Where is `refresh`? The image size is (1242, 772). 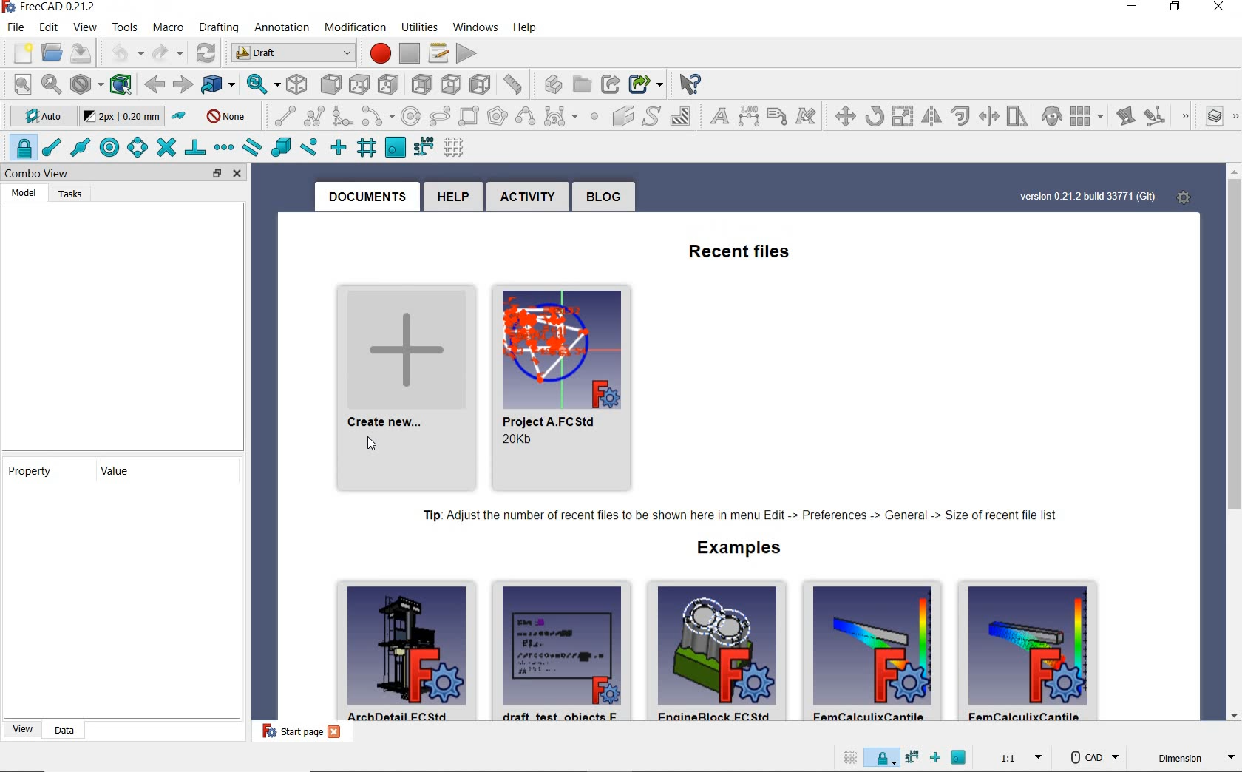 refresh is located at coordinates (200, 52).